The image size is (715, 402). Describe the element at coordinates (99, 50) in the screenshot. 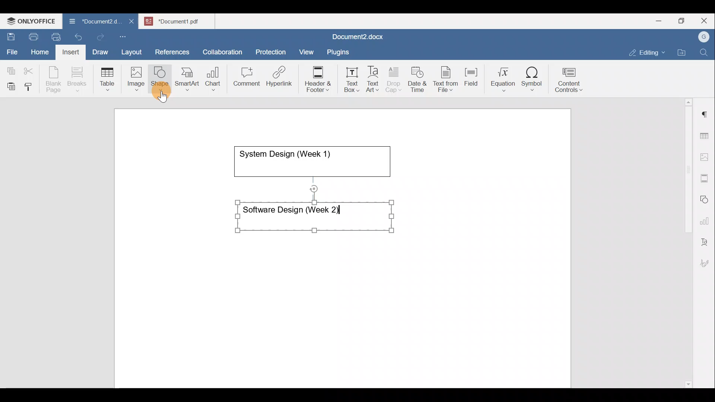

I see `Draw` at that location.